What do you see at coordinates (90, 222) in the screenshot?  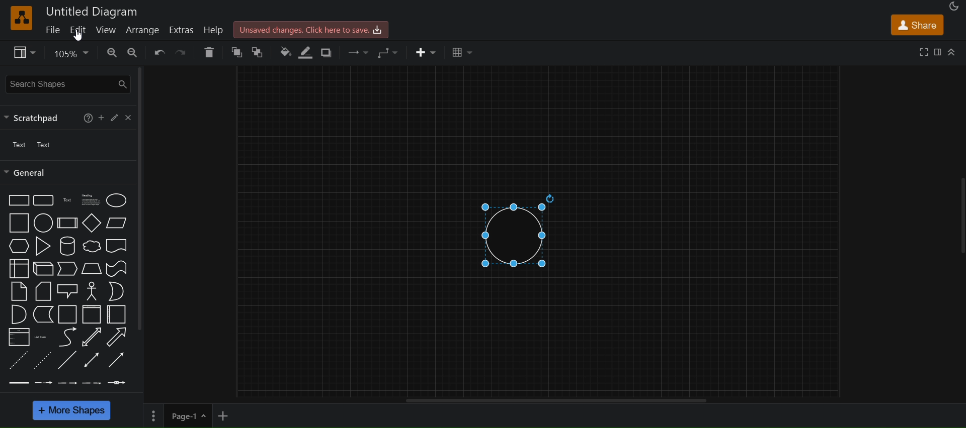 I see `diamond` at bounding box center [90, 222].